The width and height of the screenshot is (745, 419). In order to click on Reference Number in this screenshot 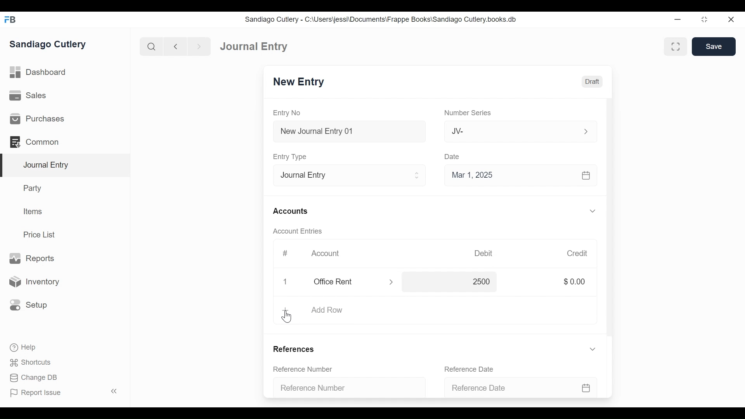, I will do `click(304, 368)`.